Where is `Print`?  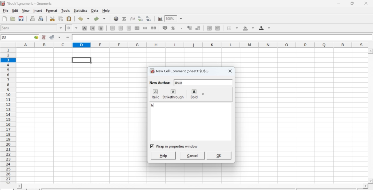 Print is located at coordinates (32, 19).